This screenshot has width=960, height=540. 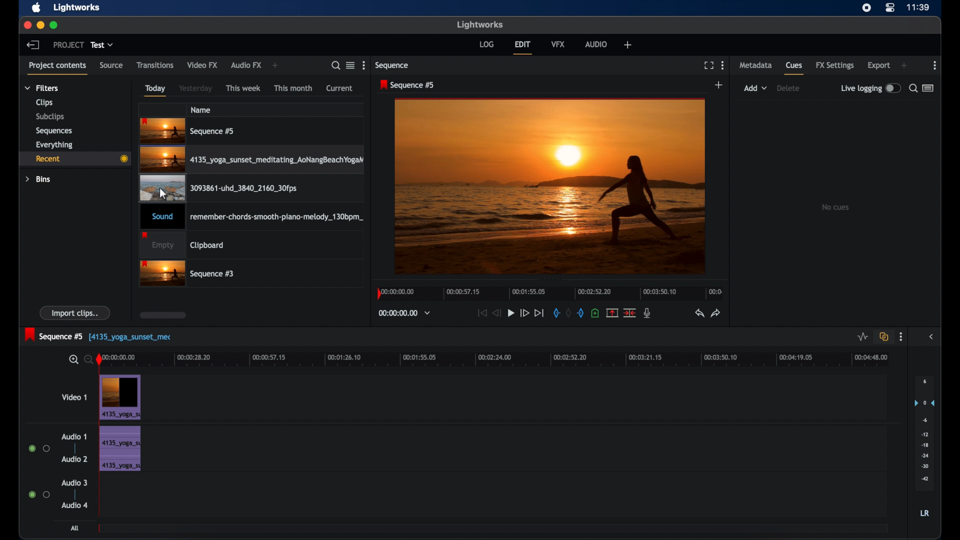 What do you see at coordinates (935, 65) in the screenshot?
I see `moreoptions` at bounding box center [935, 65].